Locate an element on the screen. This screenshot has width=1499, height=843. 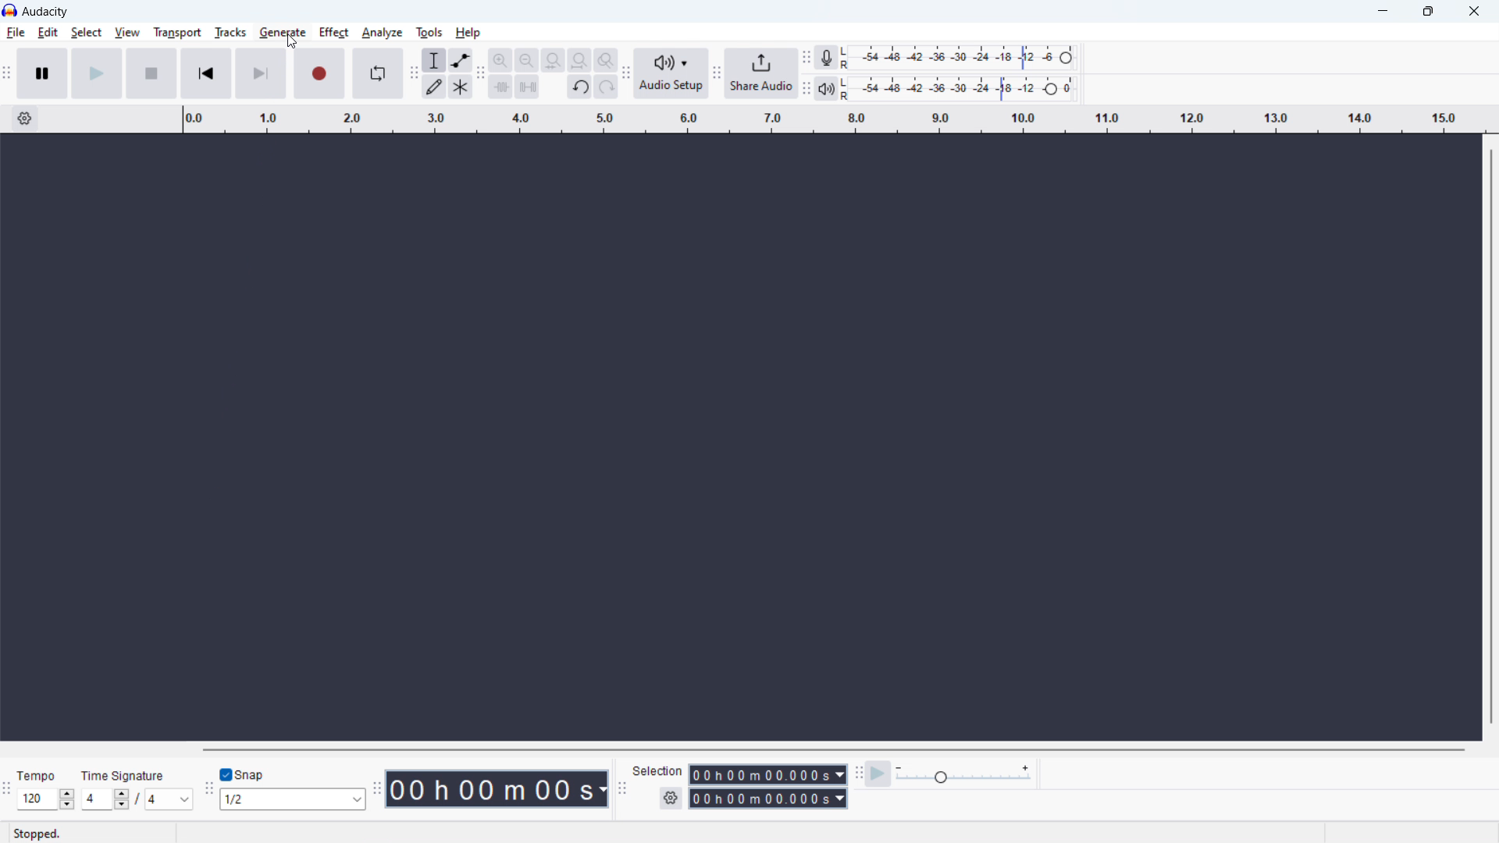
set tempo is located at coordinates (45, 799).